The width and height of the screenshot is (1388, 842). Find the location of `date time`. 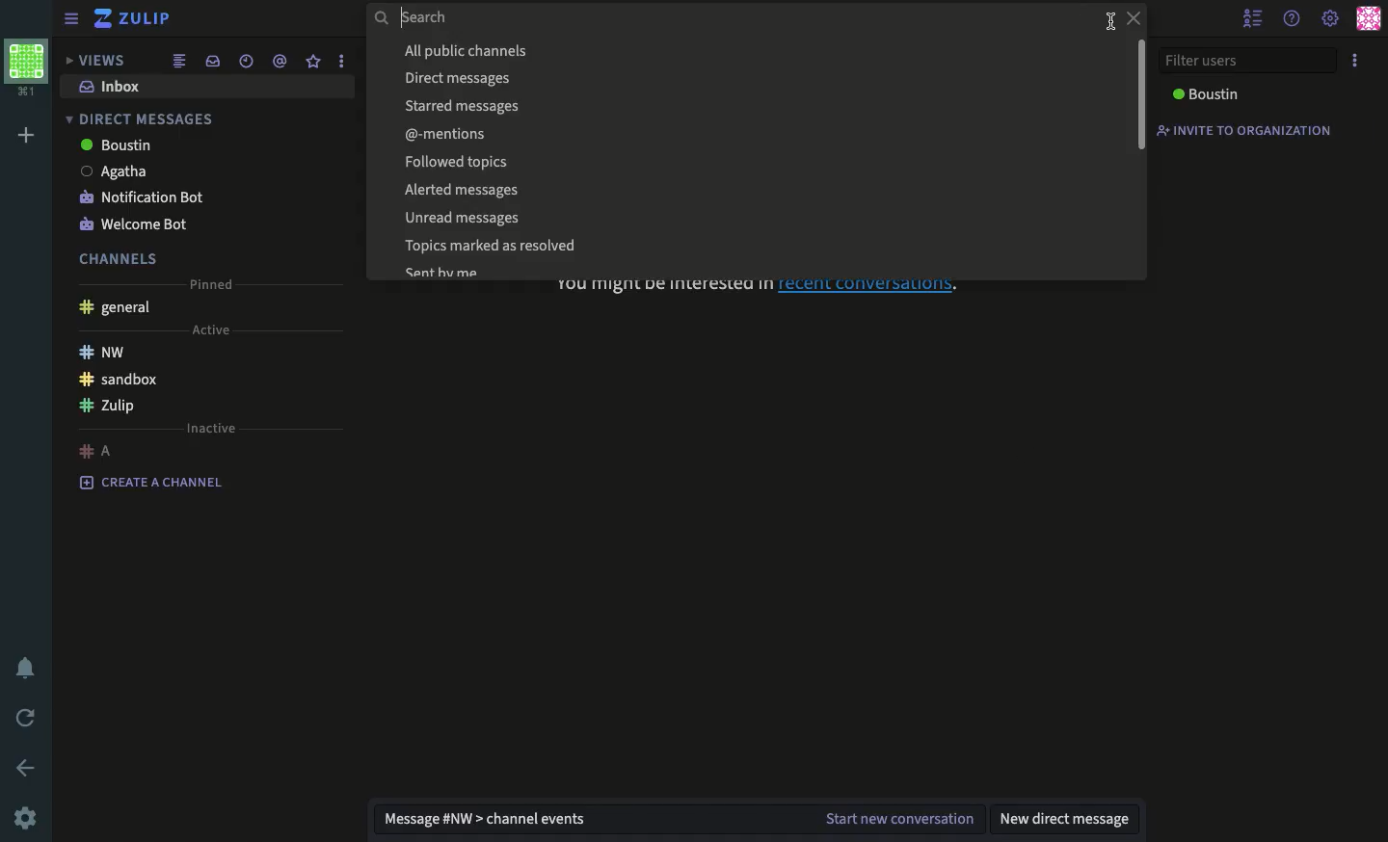

date time is located at coordinates (246, 59).